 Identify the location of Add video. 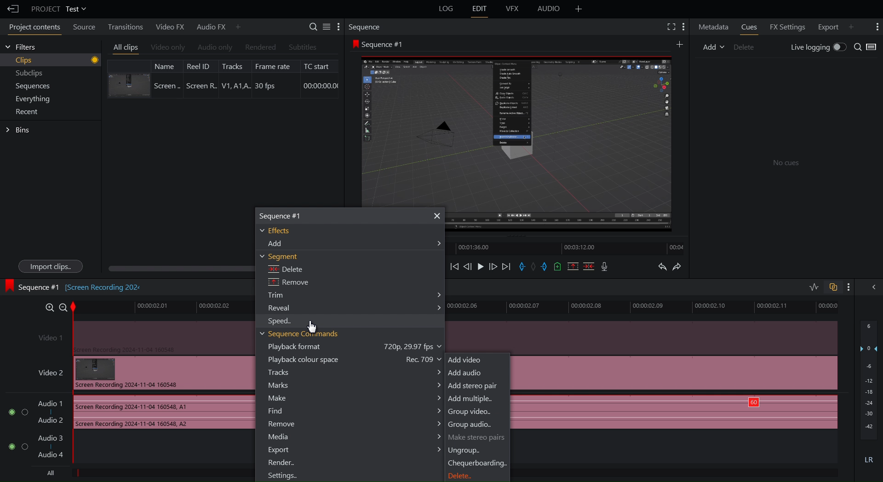
(466, 360).